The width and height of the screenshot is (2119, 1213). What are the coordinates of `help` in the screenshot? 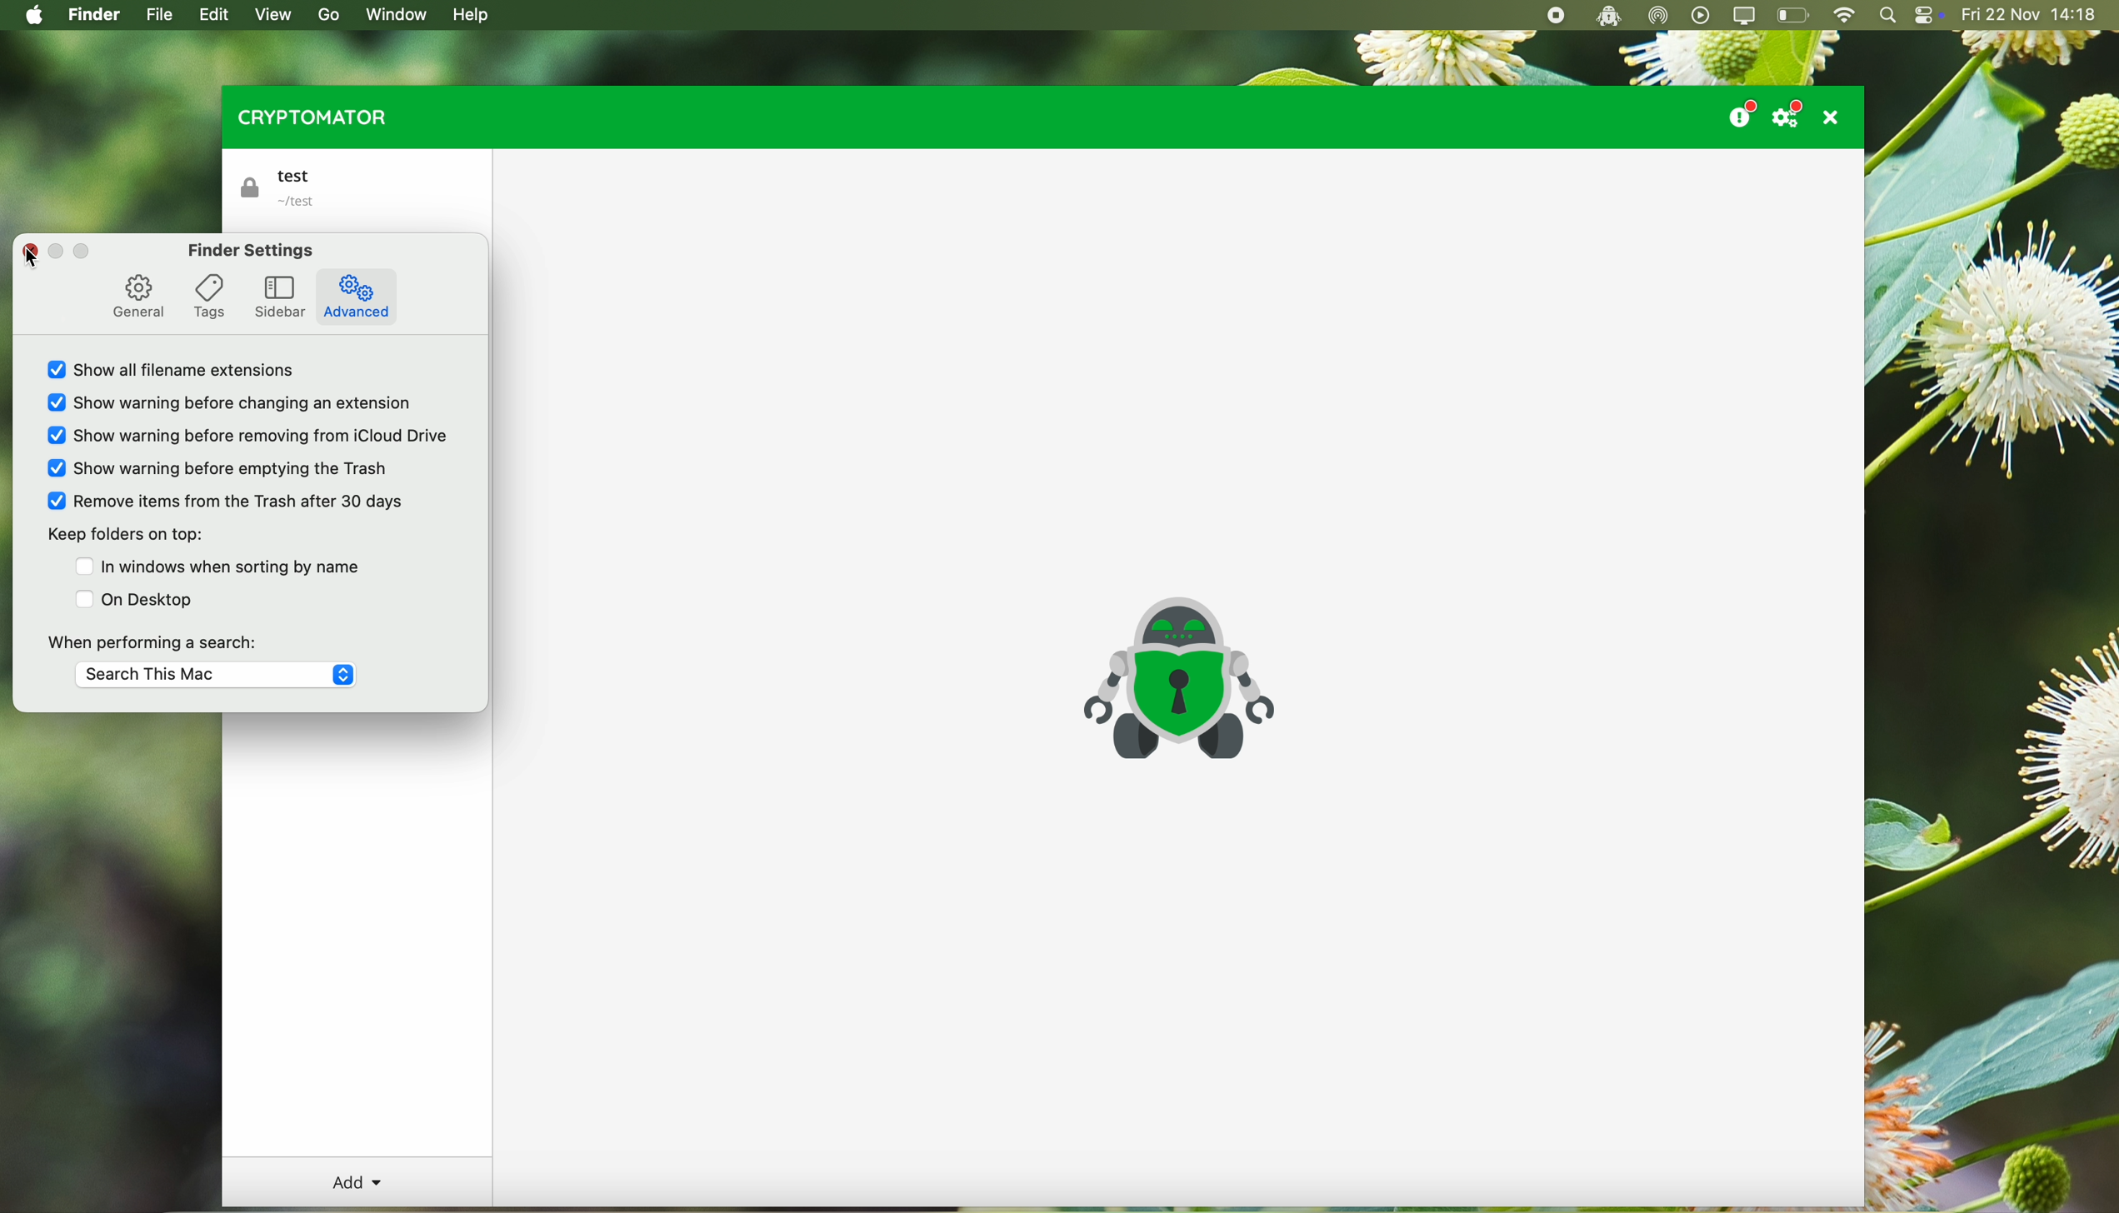 It's located at (475, 16).